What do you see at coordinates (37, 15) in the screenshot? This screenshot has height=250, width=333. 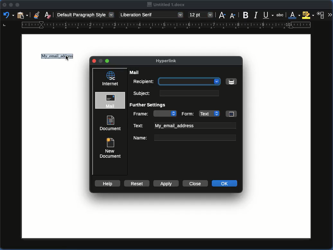 I see `Clone formatting` at bounding box center [37, 15].